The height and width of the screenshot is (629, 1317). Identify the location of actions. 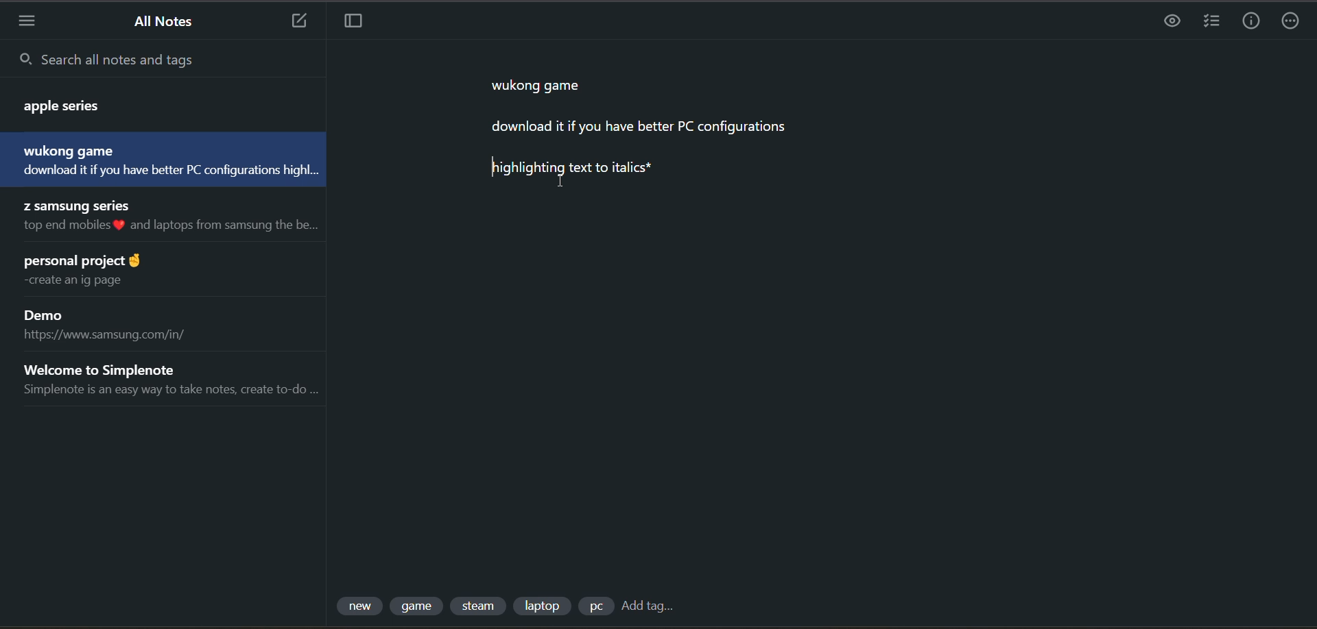
(1294, 23).